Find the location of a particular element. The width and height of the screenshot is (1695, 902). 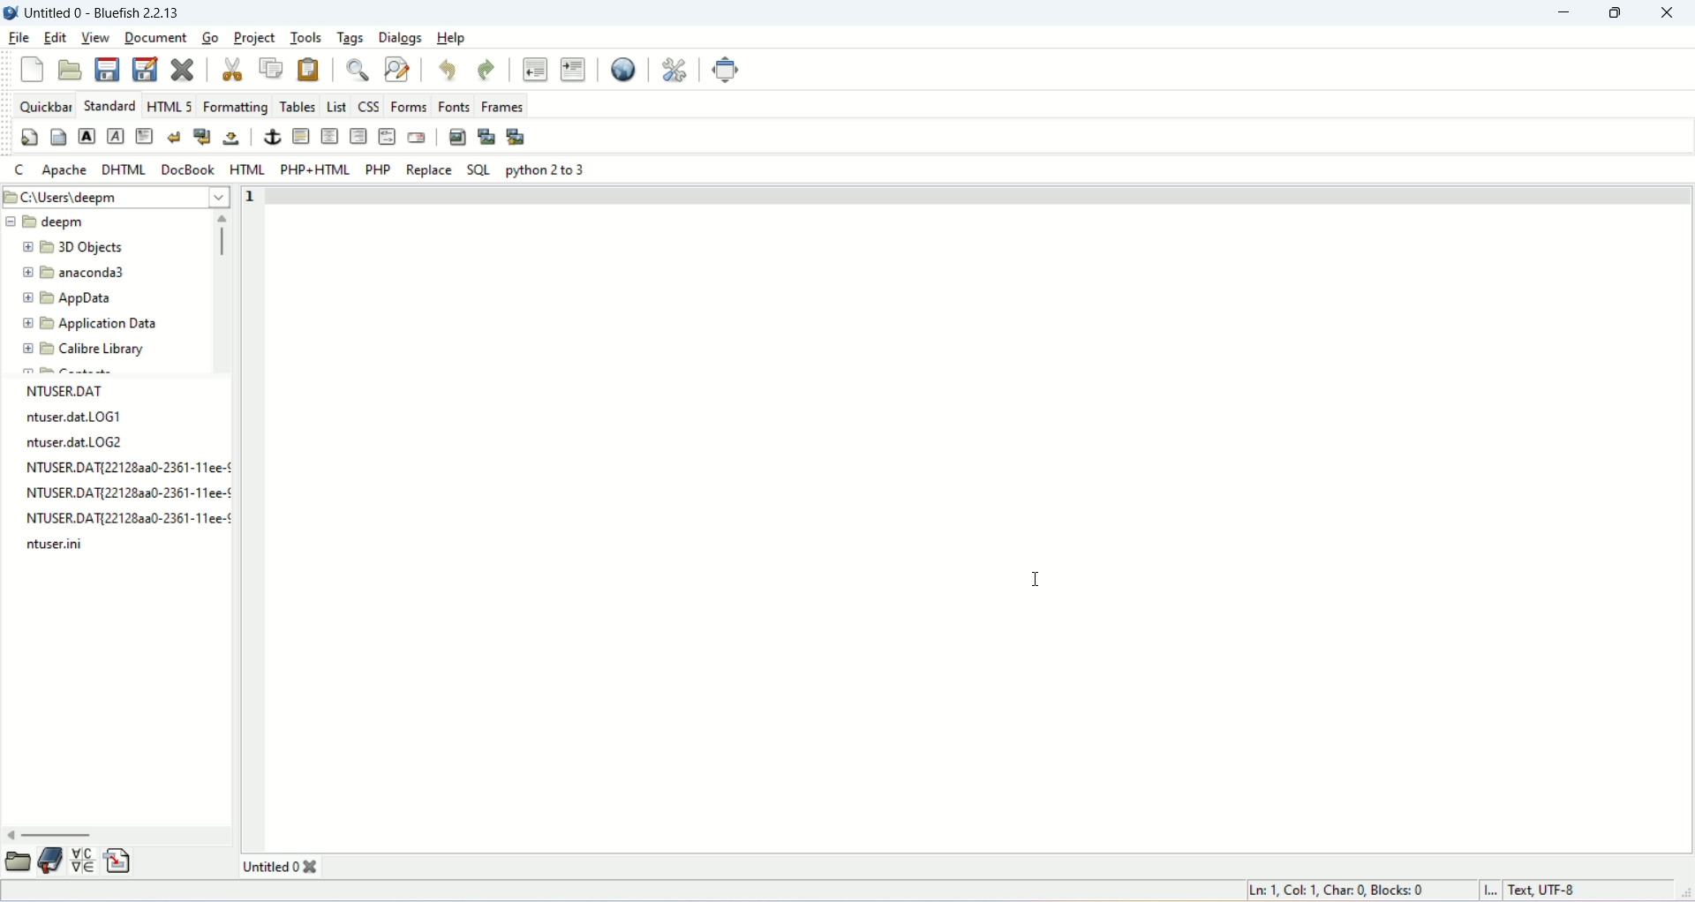

snippet is located at coordinates (119, 861).